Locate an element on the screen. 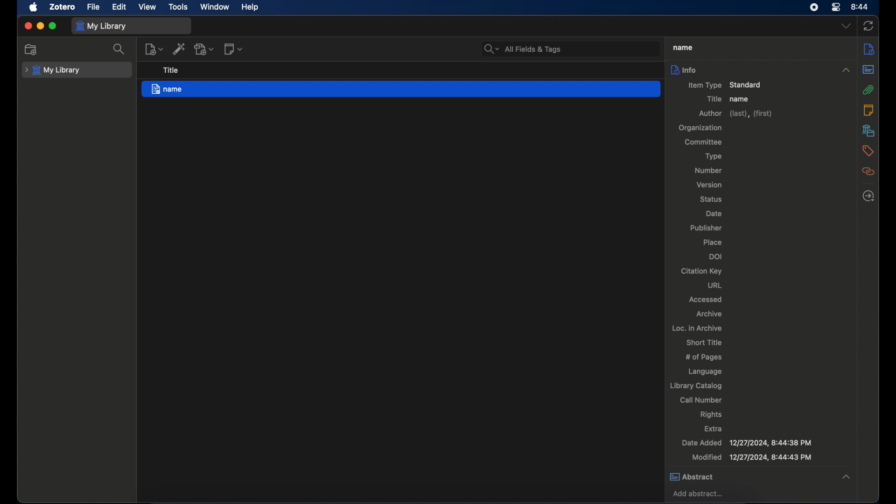 This screenshot has height=504, width=896. libraries is located at coordinates (868, 130).